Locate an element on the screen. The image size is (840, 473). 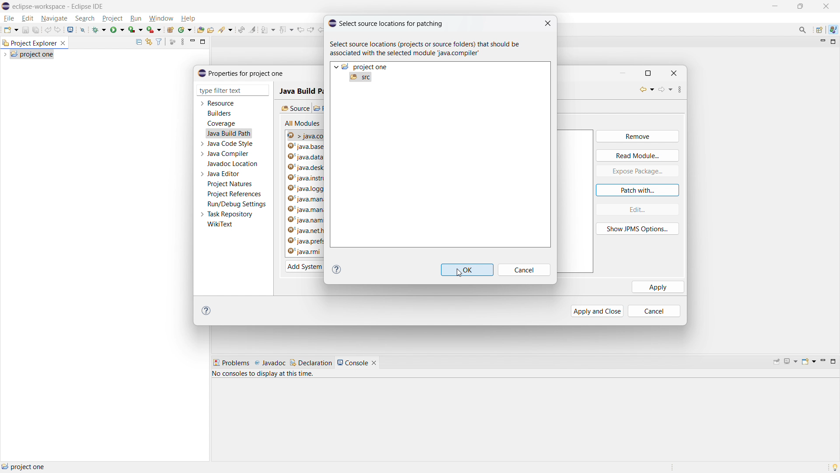
select source locations (projects or source folders) that should be associated with the selected module 'java.compiler' is located at coordinates (428, 49).